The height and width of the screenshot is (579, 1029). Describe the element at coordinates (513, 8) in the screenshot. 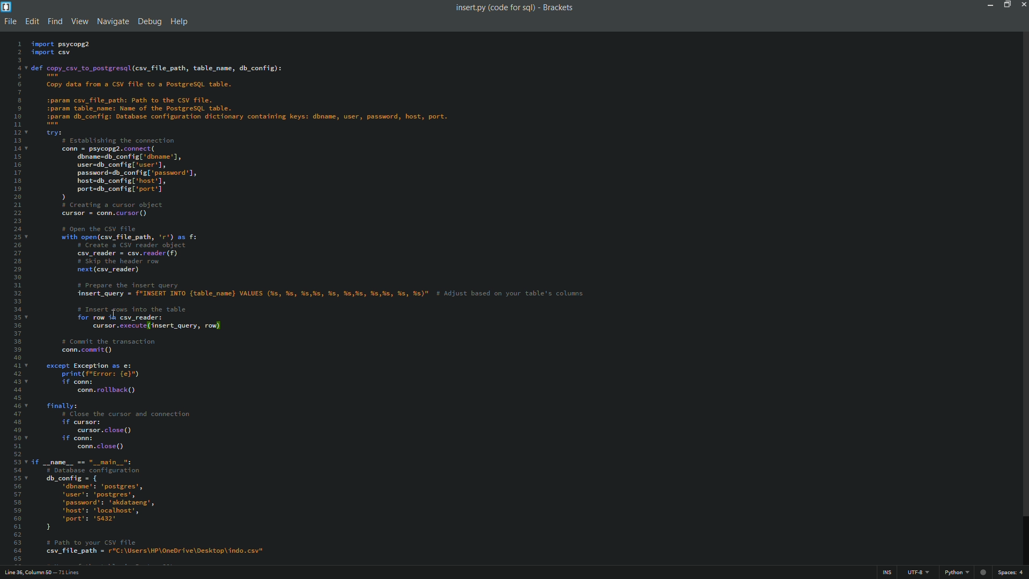

I see `insert.py (code for sql) - Brackets.` at that location.